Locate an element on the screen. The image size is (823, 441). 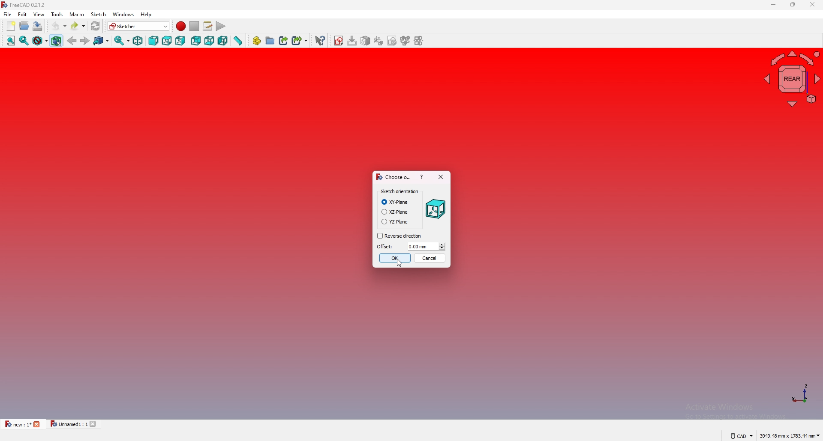
create sub link is located at coordinates (300, 41).